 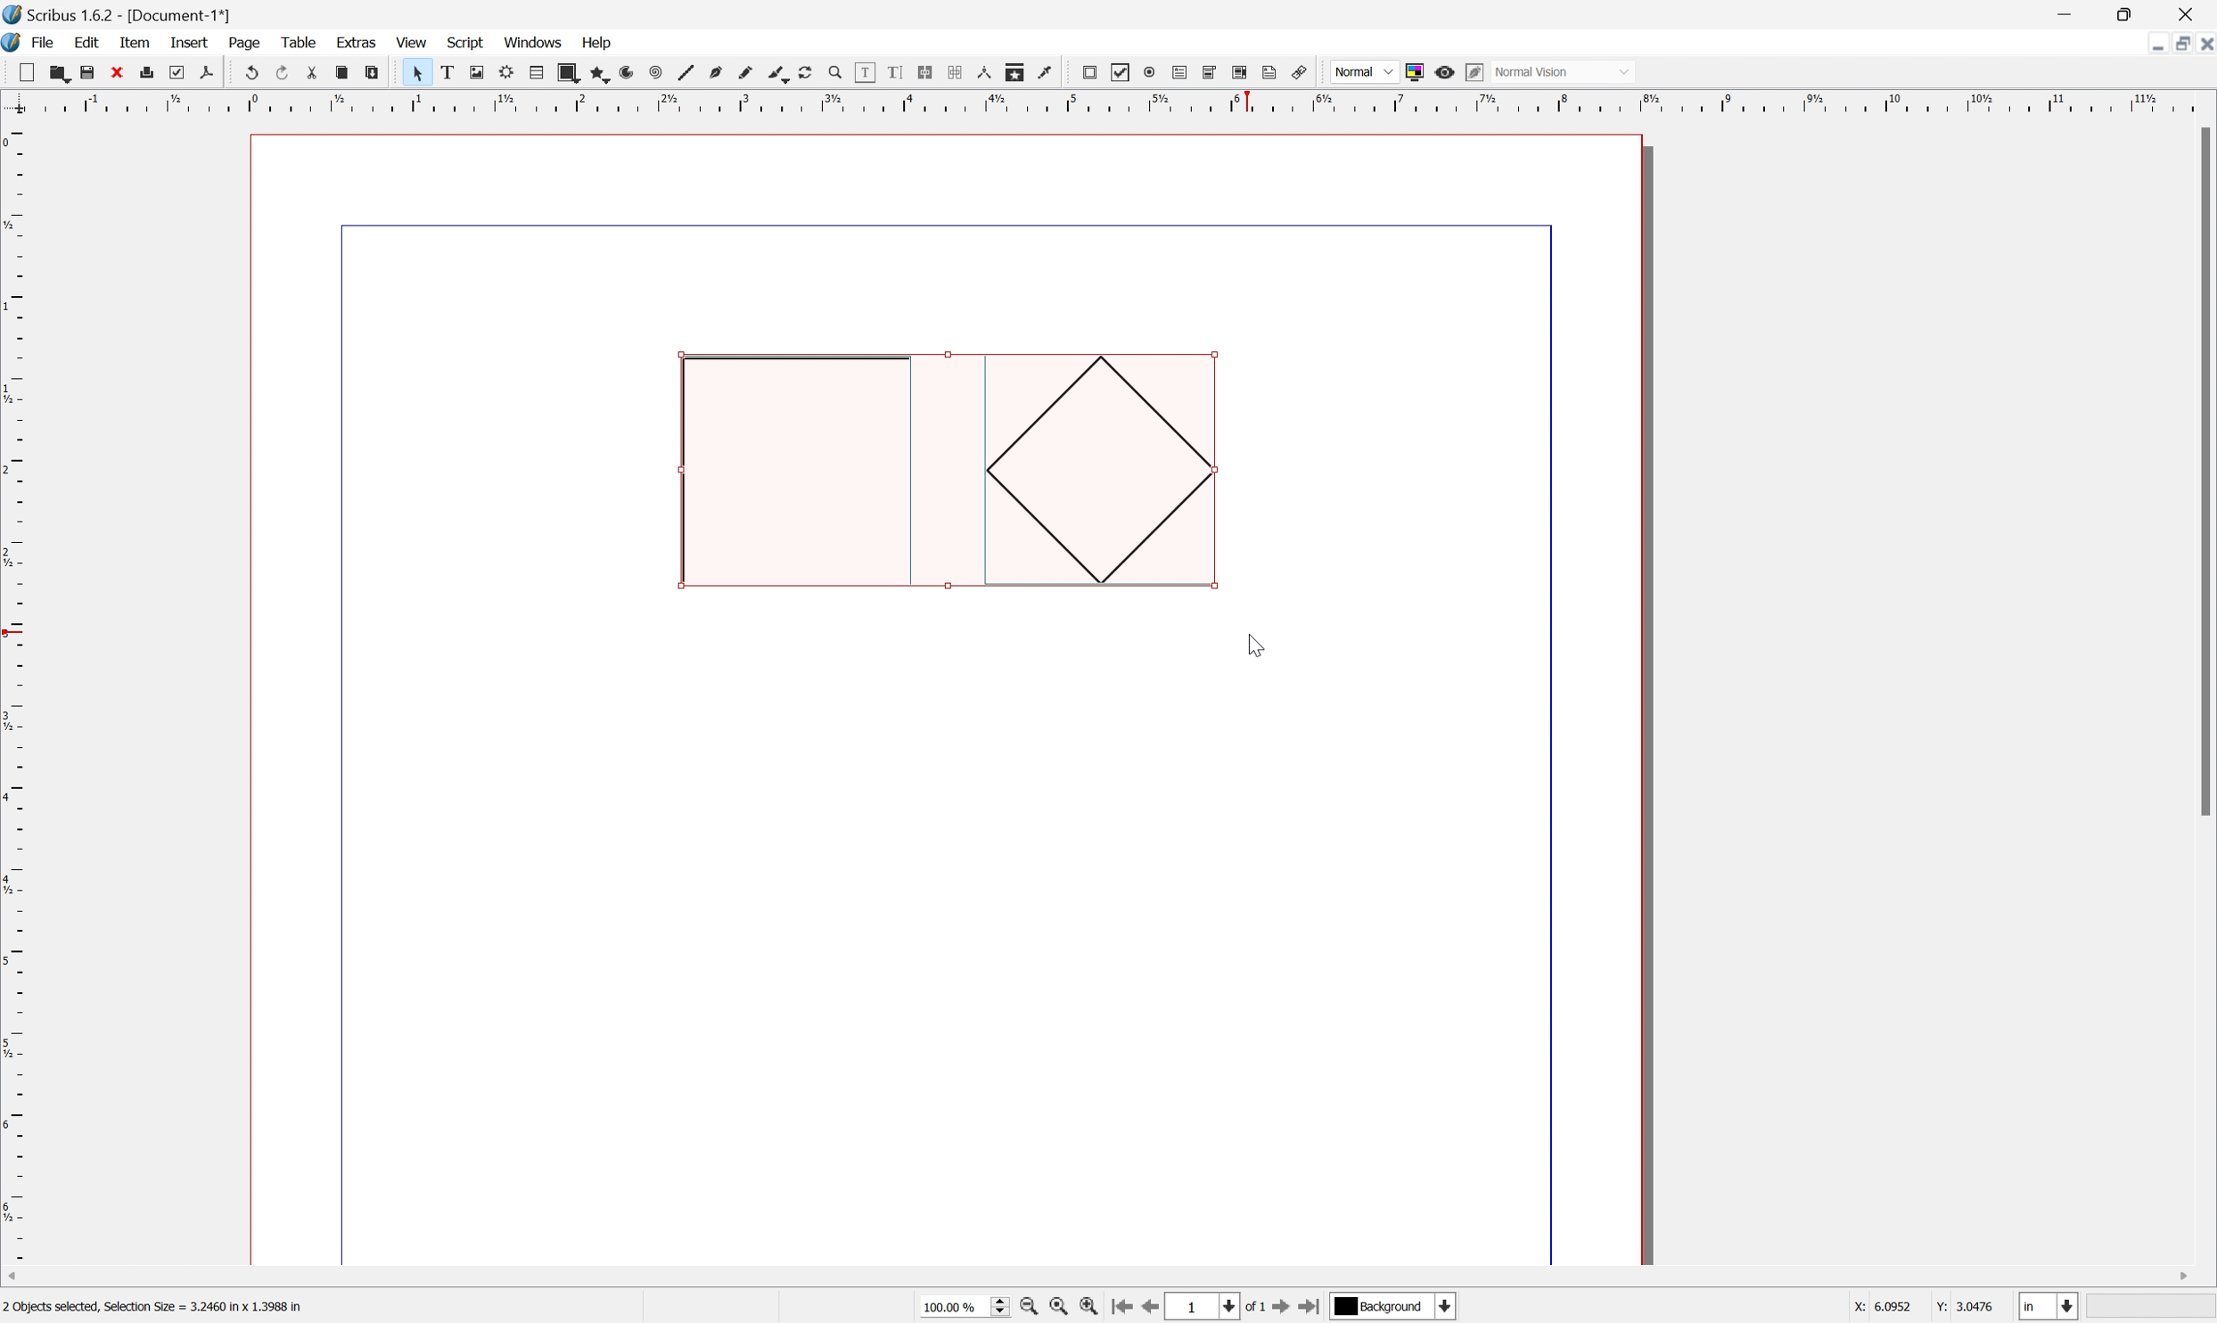 What do you see at coordinates (620, 71) in the screenshot?
I see `arc` at bounding box center [620, 71].